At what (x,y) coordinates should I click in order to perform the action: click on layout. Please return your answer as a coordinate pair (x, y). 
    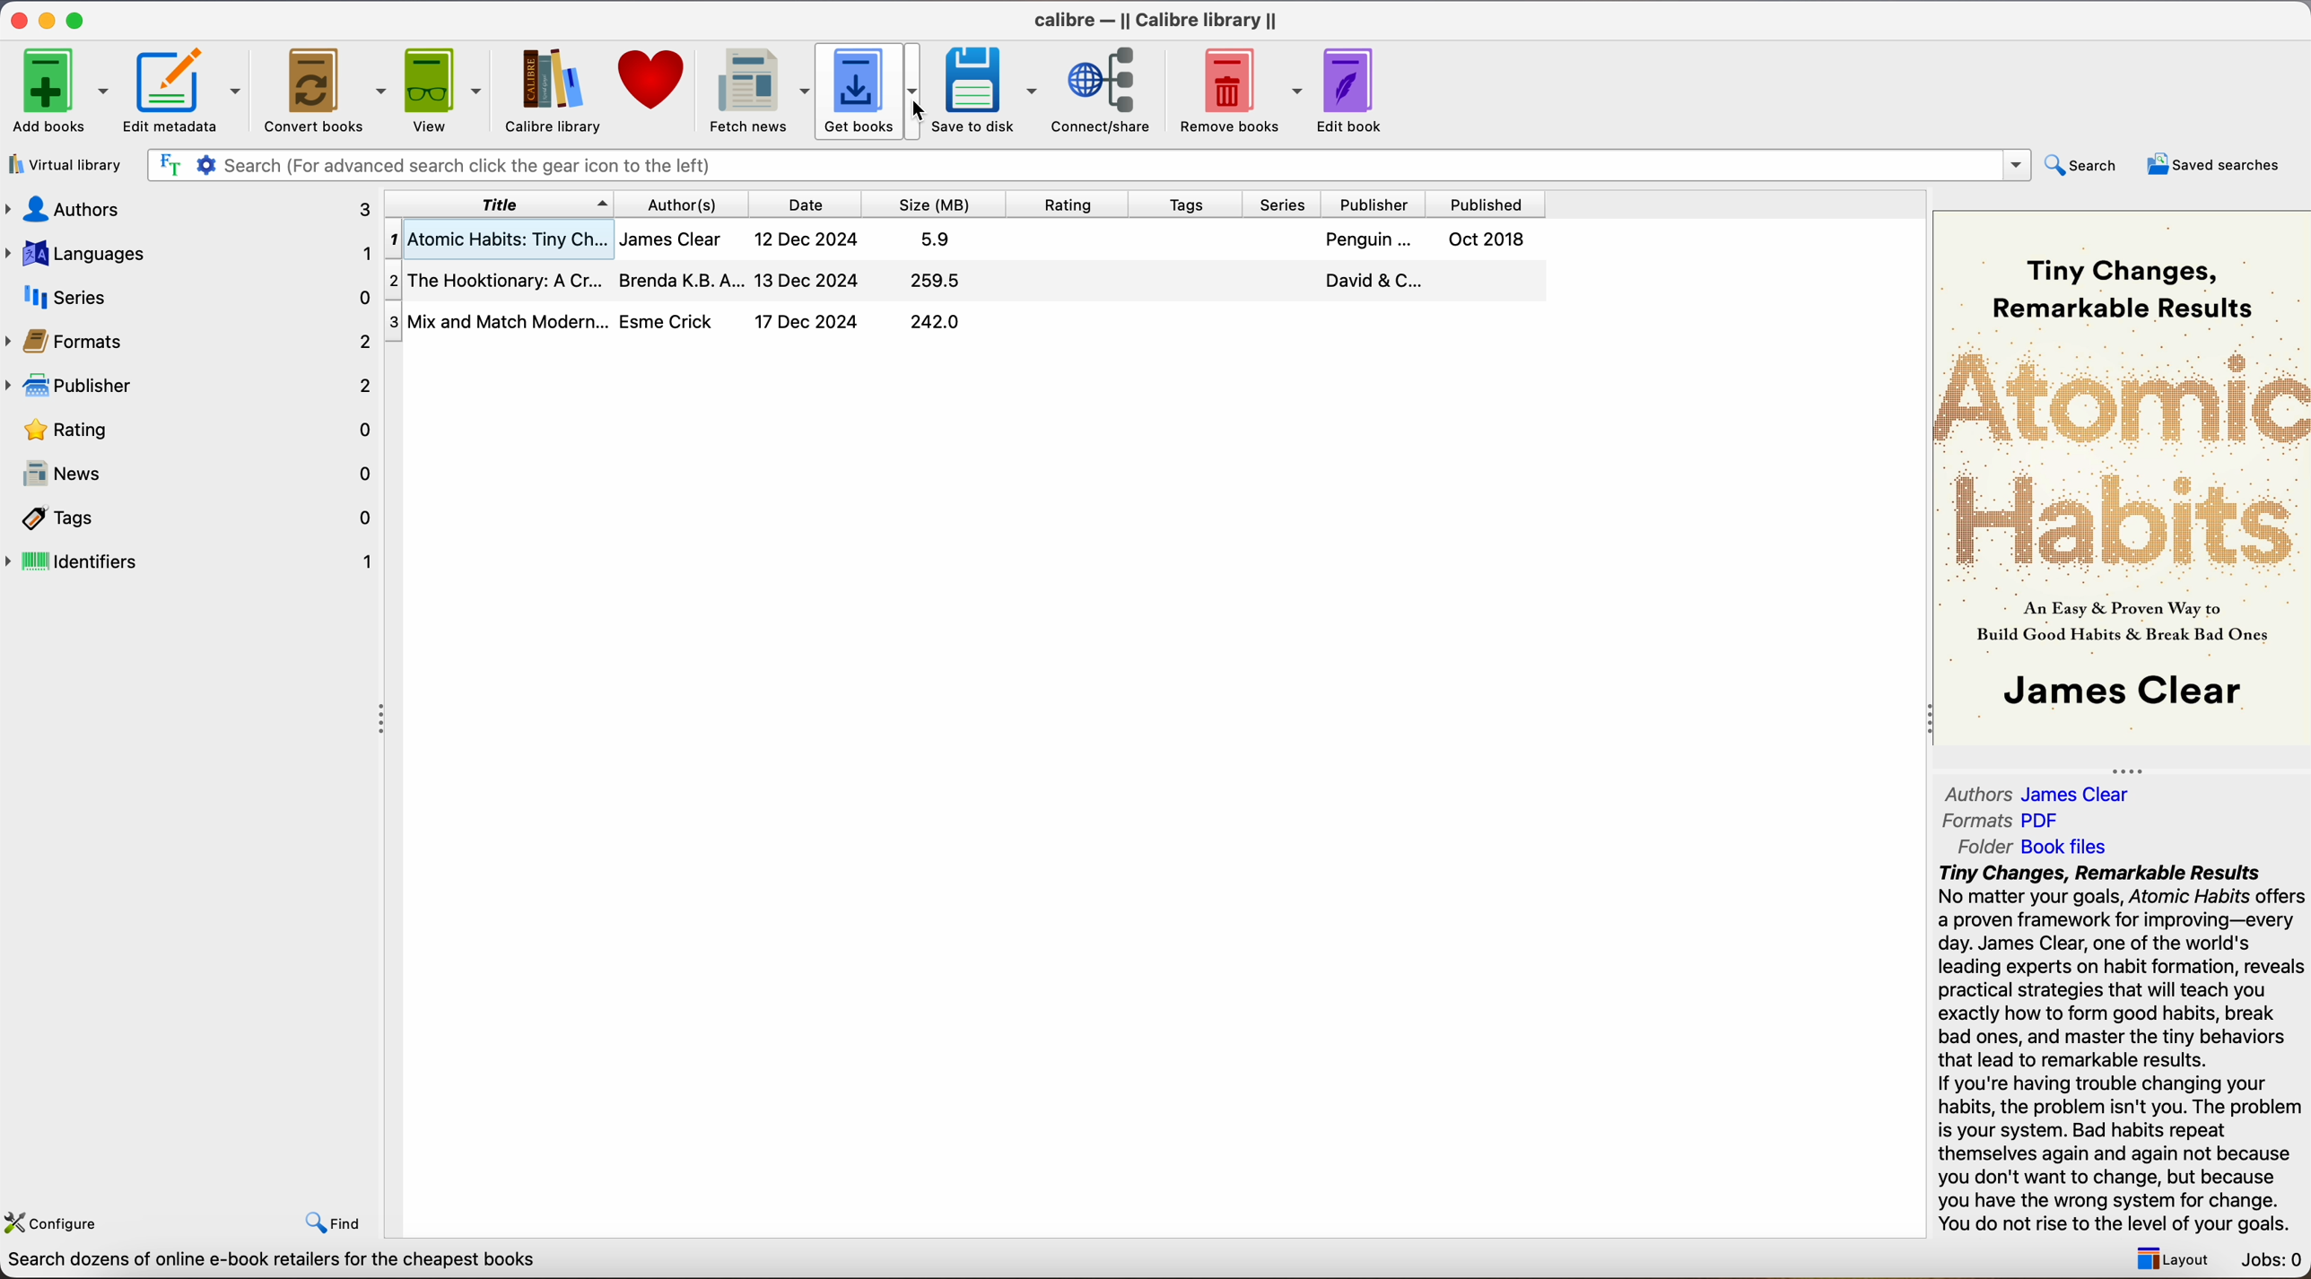
    Looking at the image, I should click on (2167, 1258).